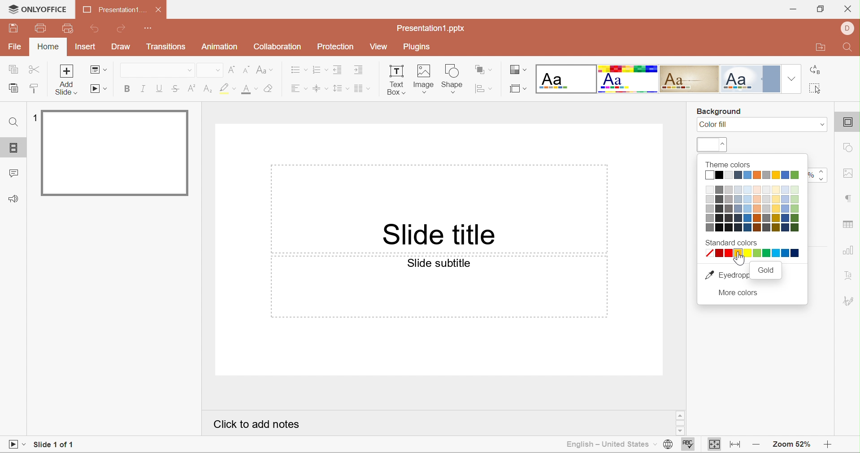 This screenshot has height=453, width=860. I want to click on Text Art settings, so click(850, 276).